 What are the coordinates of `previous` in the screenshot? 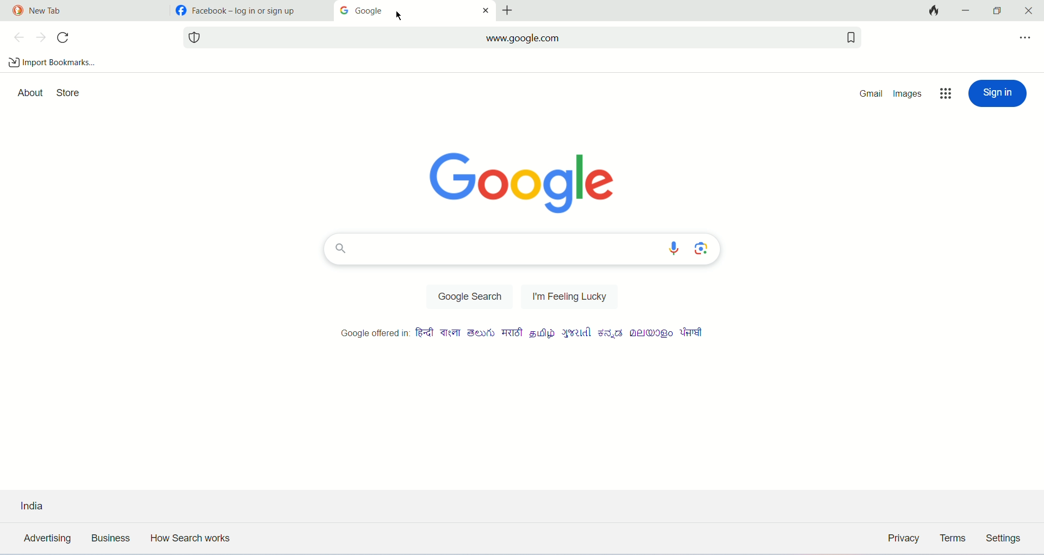 It's located at (17, 37).